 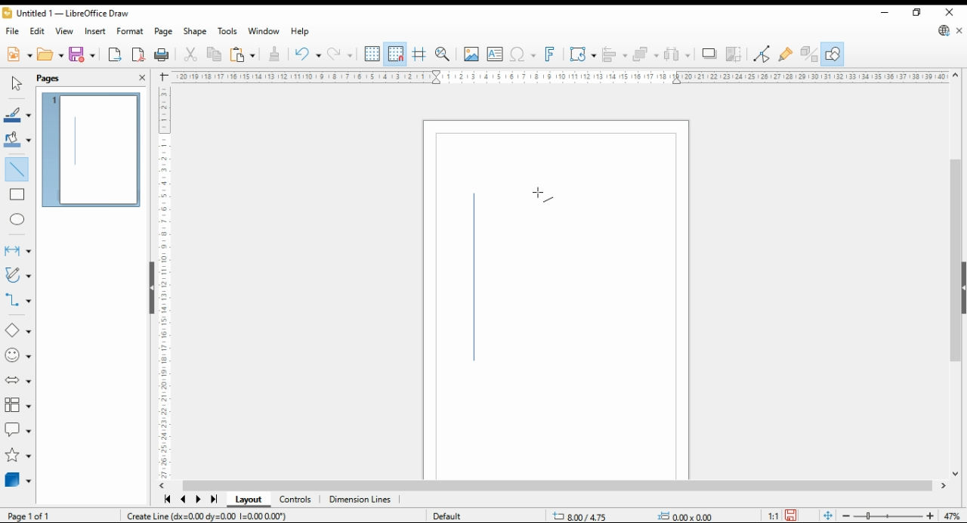 I want to click on select at least three objects to distribute, so click(x=679, y=54).